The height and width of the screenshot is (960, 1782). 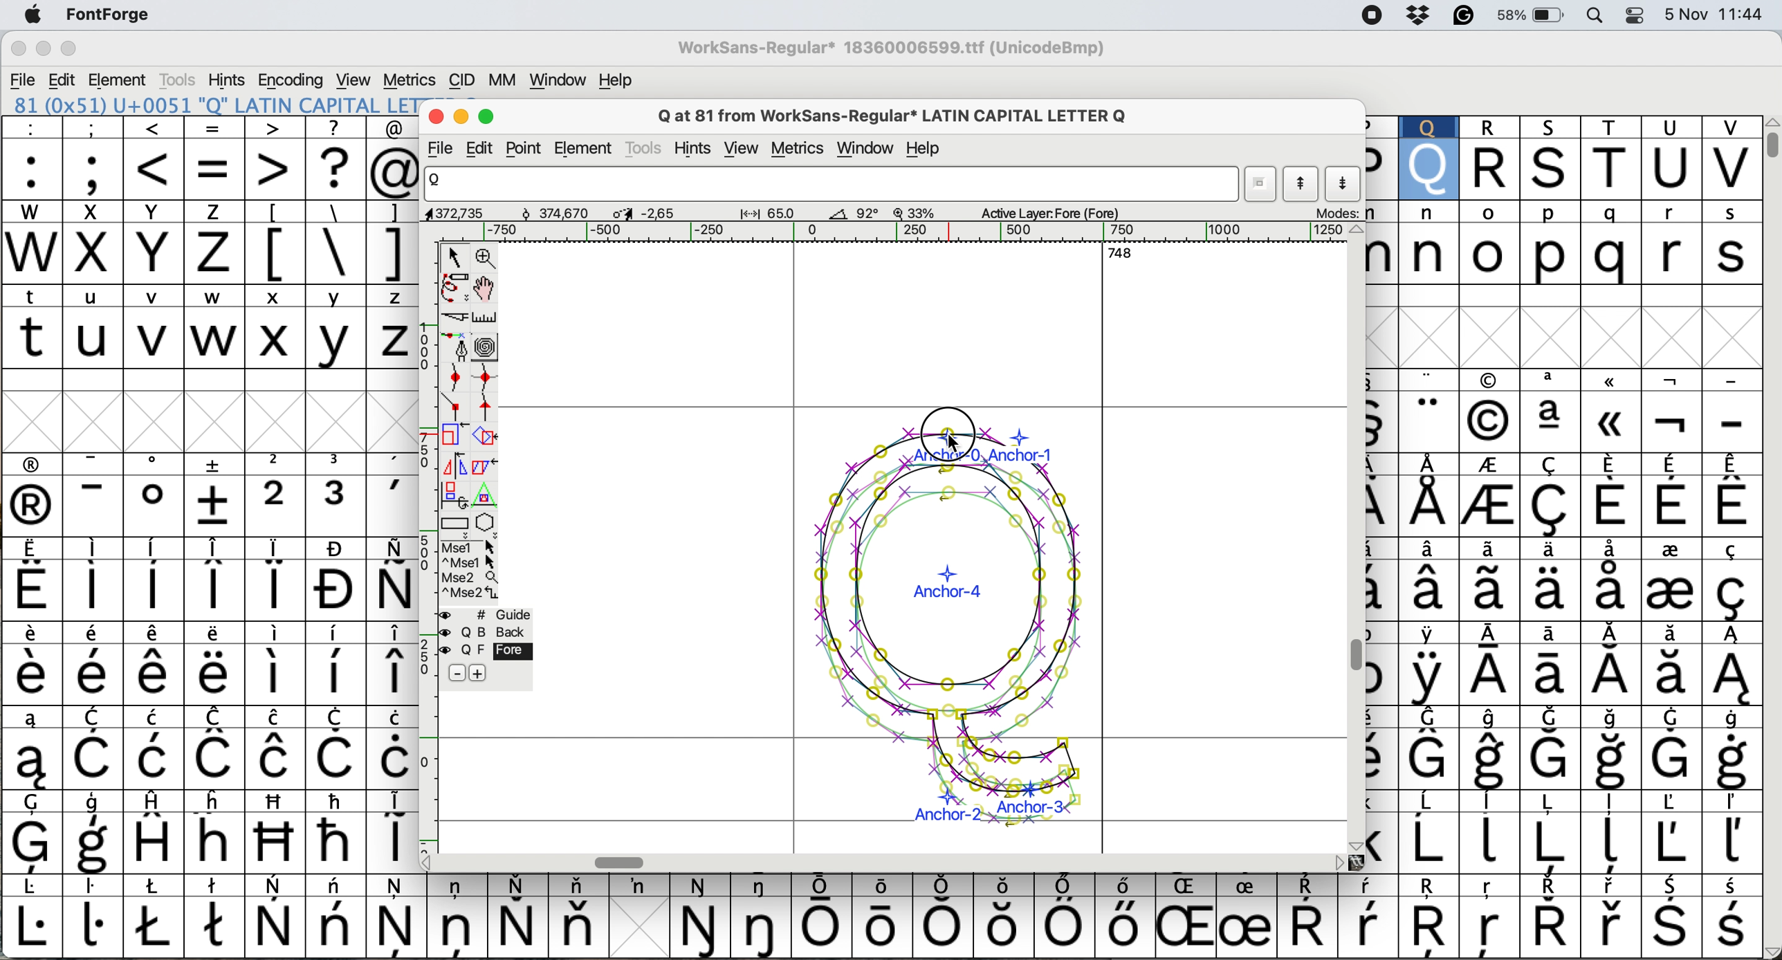 What do you see at coordinates (450, 437) in the screenshot?
I see `scale the selection` at bounding box center [450, 437].